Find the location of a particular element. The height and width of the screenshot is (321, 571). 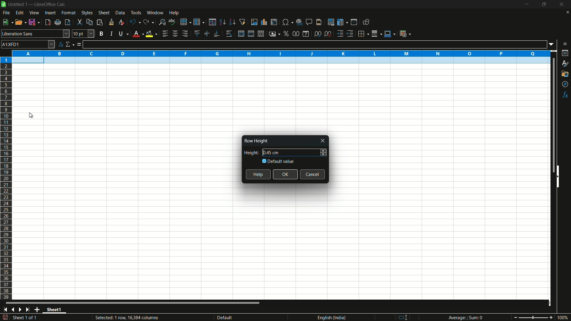

unmerge cells is located at coordinates (261, 34).